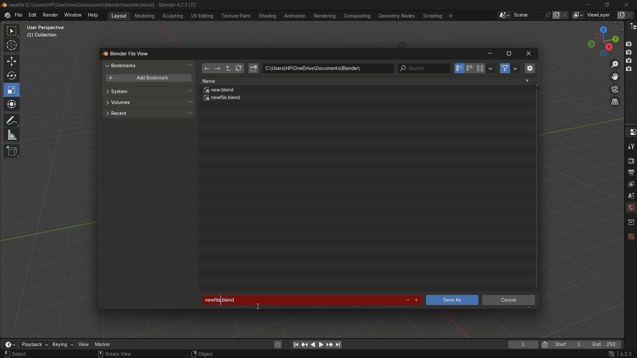  I want to click on shading menu, so click(266, 16).